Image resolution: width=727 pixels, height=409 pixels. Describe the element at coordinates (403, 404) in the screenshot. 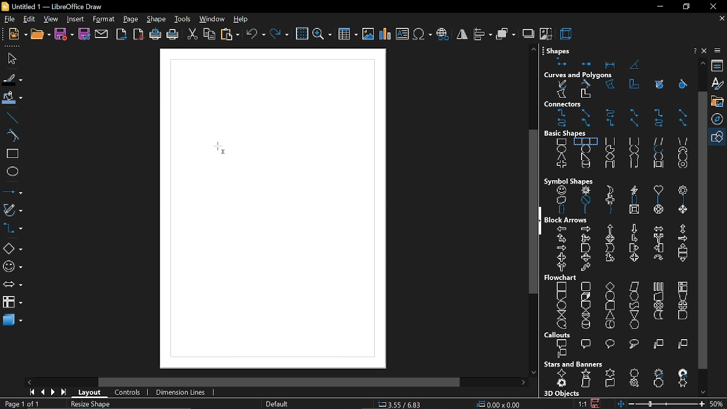

I see `co-ordinate` at that location.